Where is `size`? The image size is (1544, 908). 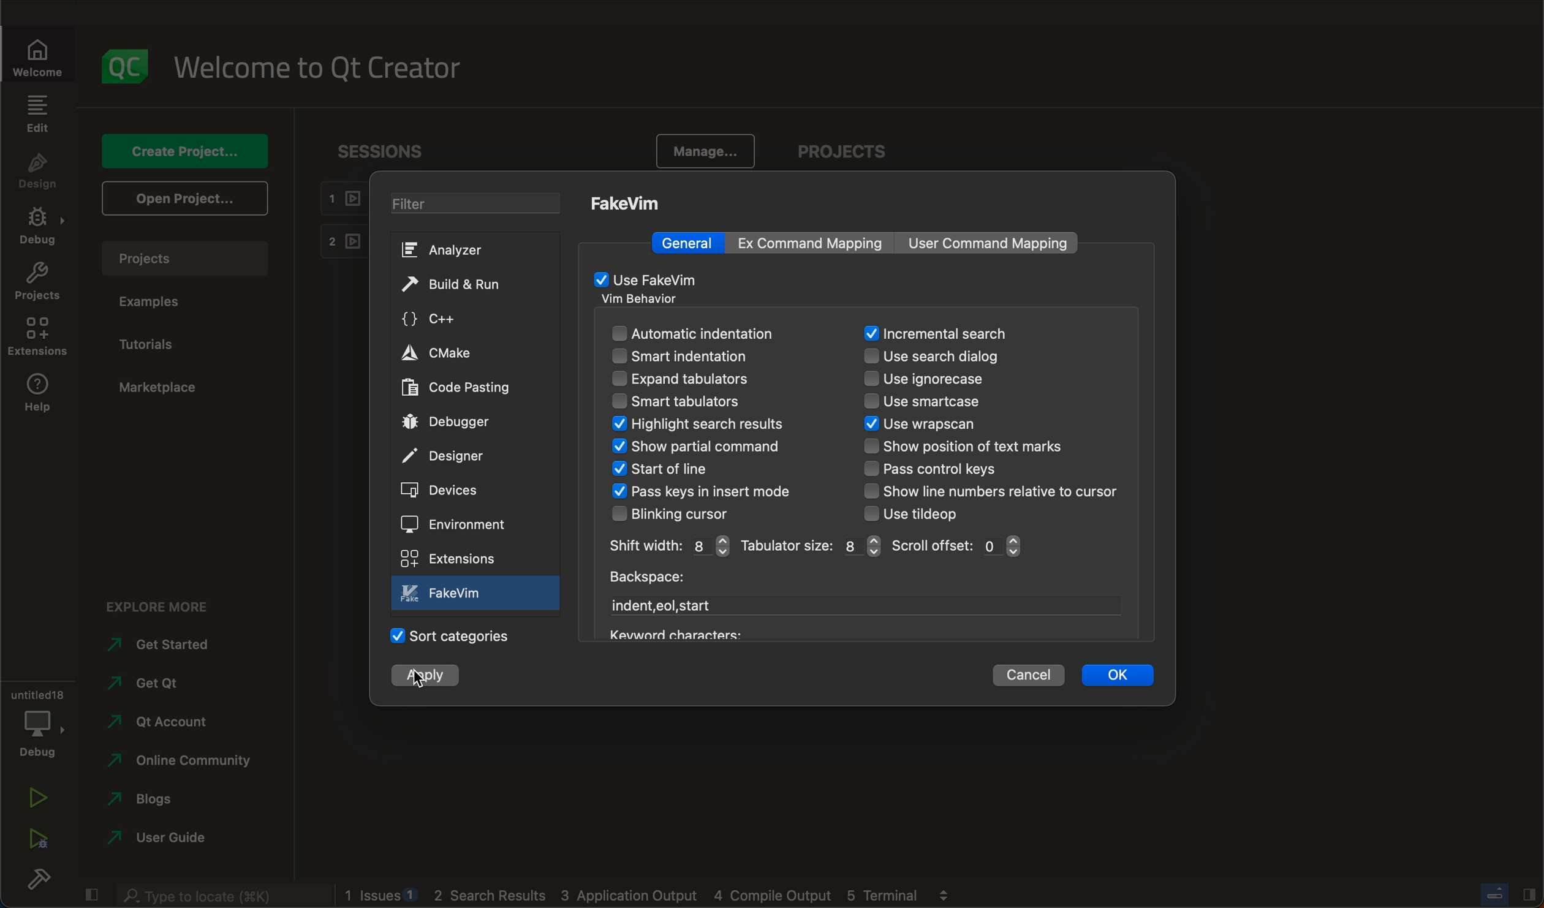 size is located at coordinates (810, 546).